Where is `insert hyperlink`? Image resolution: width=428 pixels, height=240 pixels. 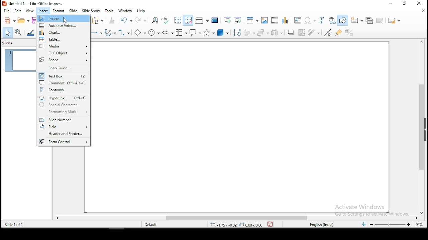 insert hyperlink is located at coordinates (333, 21).